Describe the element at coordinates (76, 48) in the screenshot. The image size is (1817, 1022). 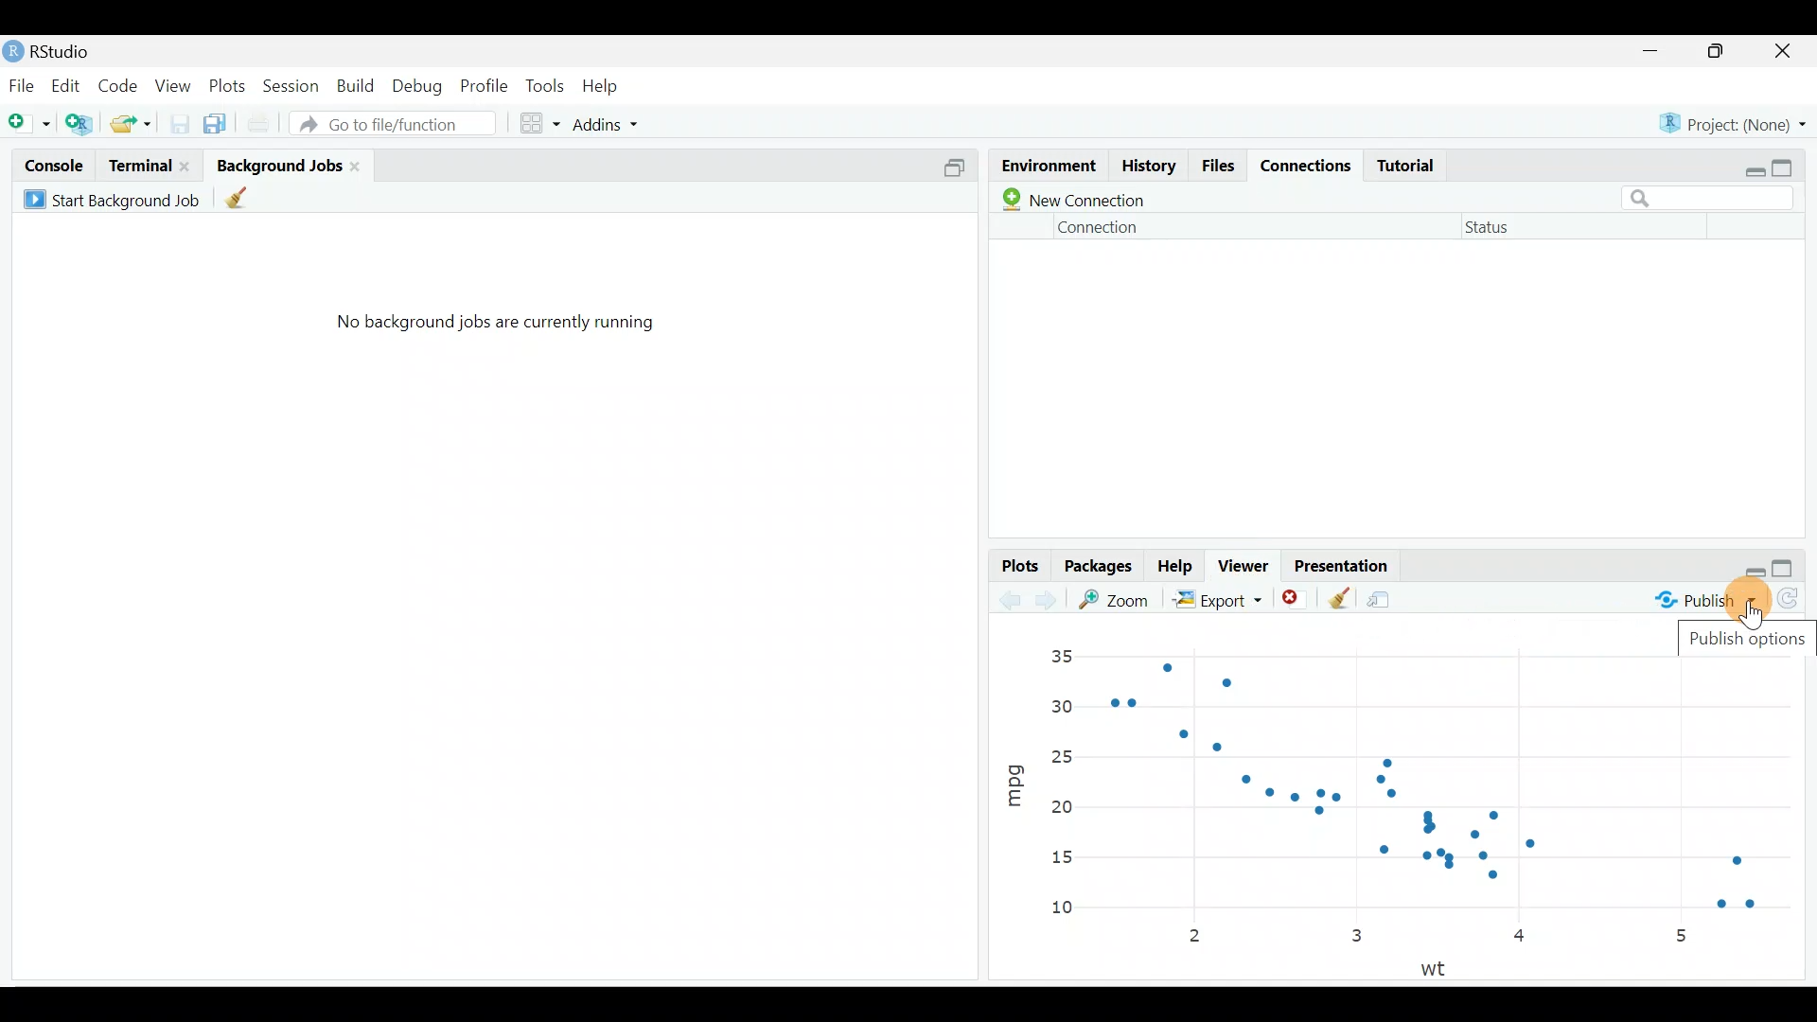
I see `RStudio` at that location.